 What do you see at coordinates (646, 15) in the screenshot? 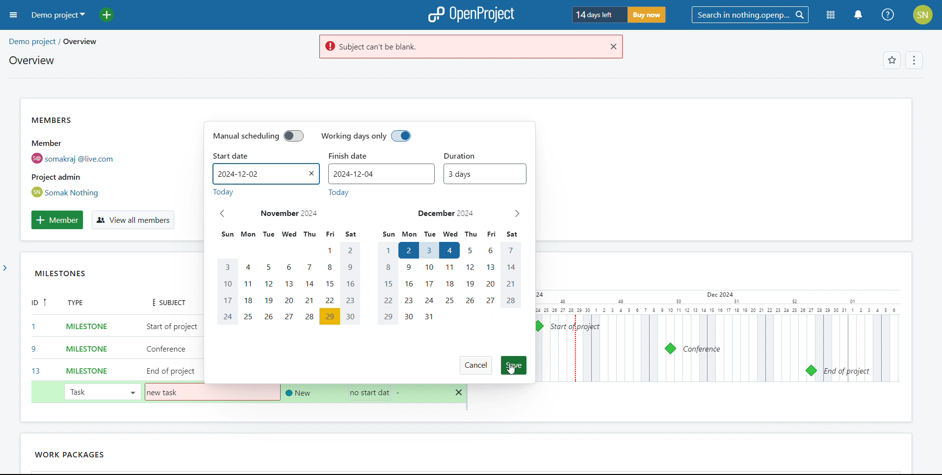
I see `buy now` at bounding box center [646, 15].